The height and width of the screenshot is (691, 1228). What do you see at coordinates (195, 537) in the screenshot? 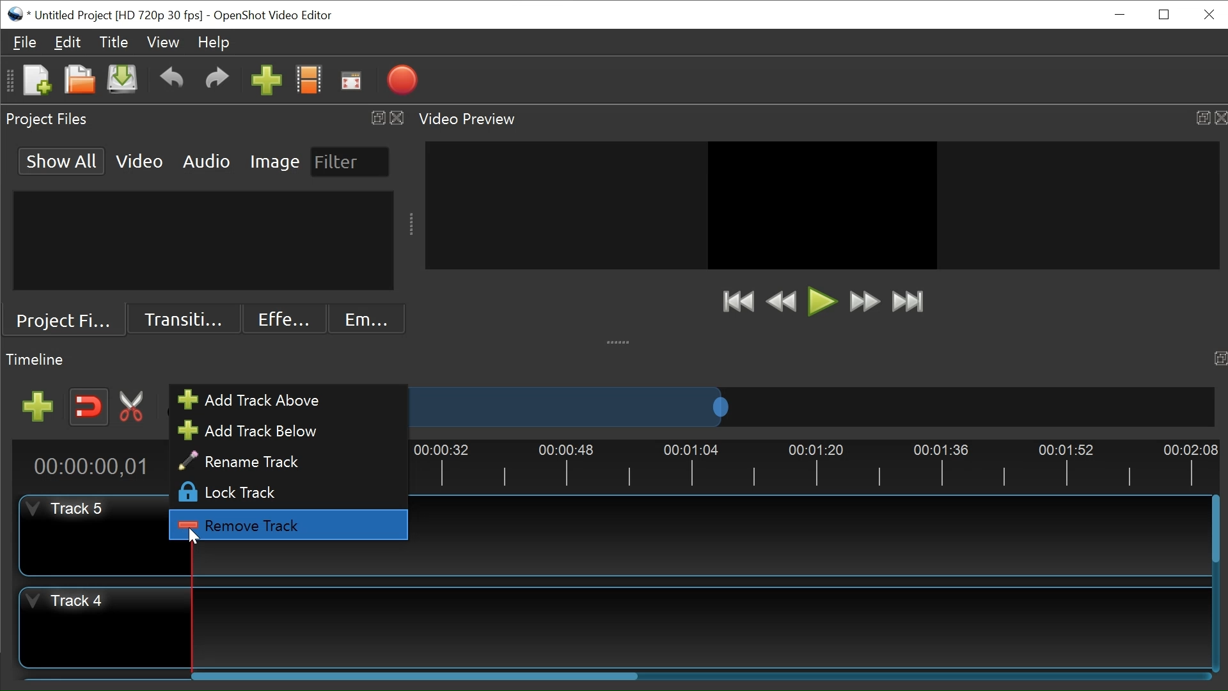
I see `Cursor` at bounding box center [195, 537].